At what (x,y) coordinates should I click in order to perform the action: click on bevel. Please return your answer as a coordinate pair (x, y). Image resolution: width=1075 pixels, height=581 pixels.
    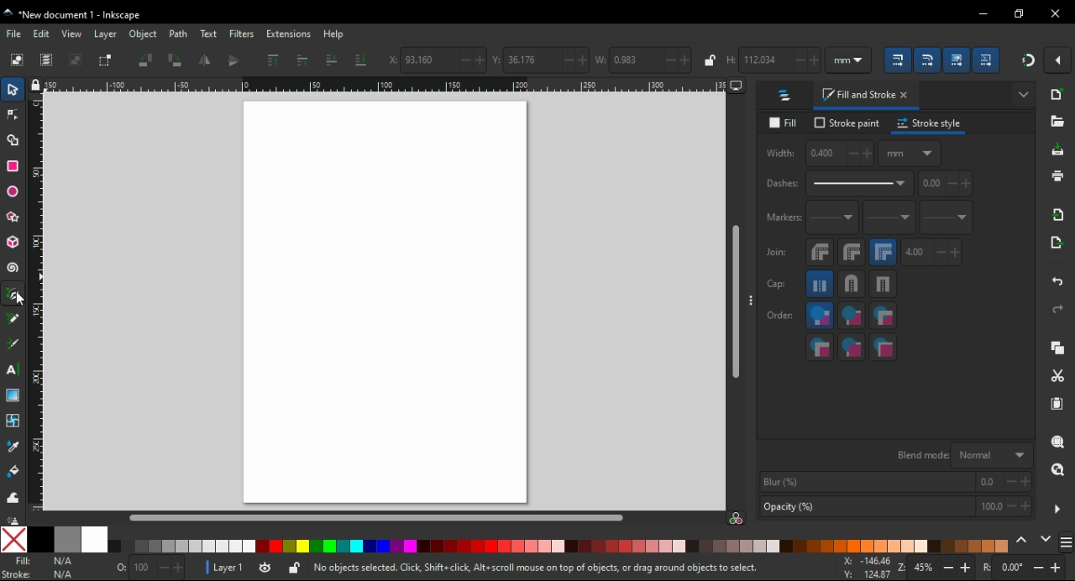
    Looking at the image, I should click on (821, 253).